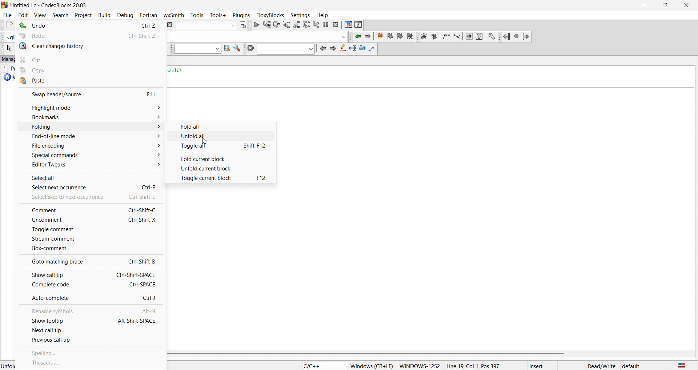  What do you see at coordinates (23, 14) in the screenshot?
I see `edit` at bounding box center [23, 14].